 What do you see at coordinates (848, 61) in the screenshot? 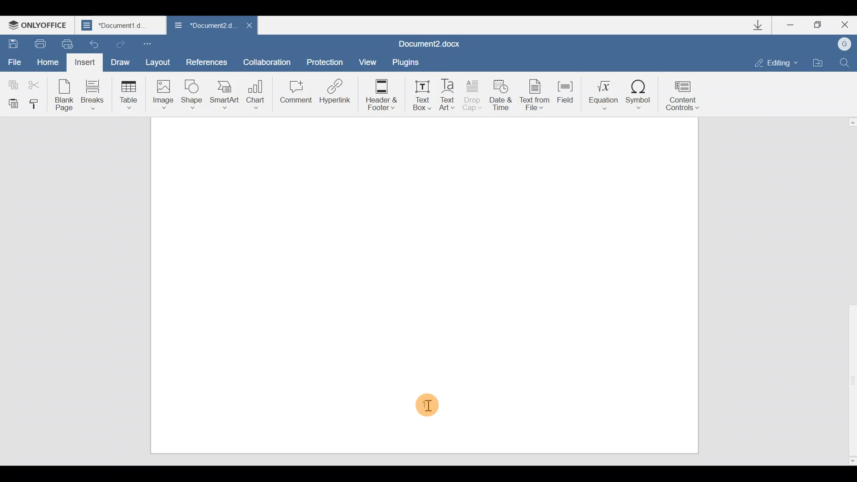
I see `Find` at bounding box center [848, 61].